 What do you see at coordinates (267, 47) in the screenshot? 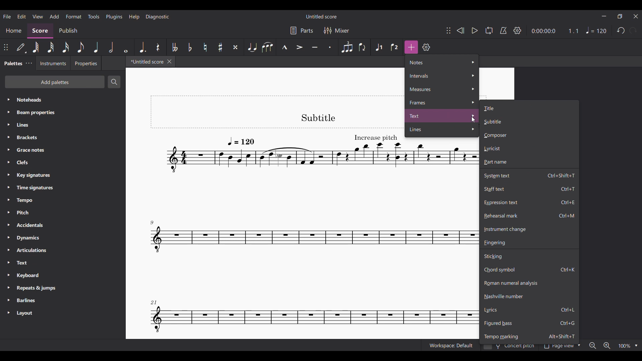
I see `Slur` at bounding box center [267, 47].